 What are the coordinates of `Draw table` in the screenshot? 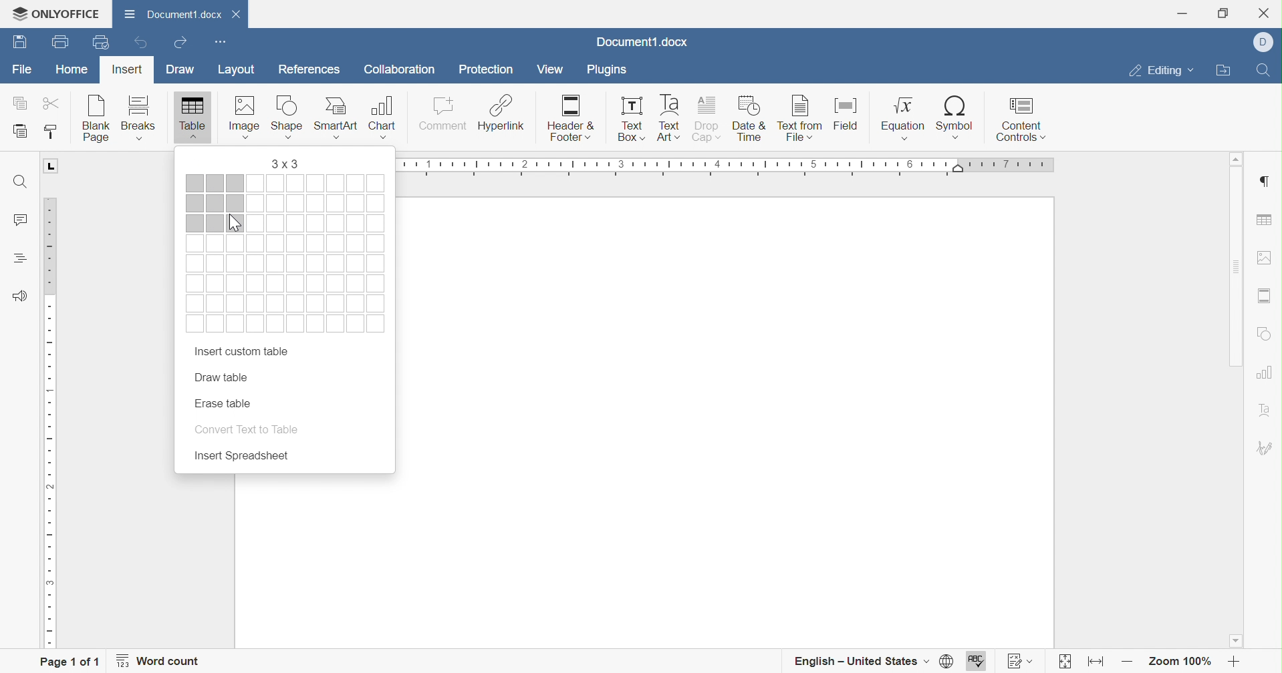 It's located at (223, 377).